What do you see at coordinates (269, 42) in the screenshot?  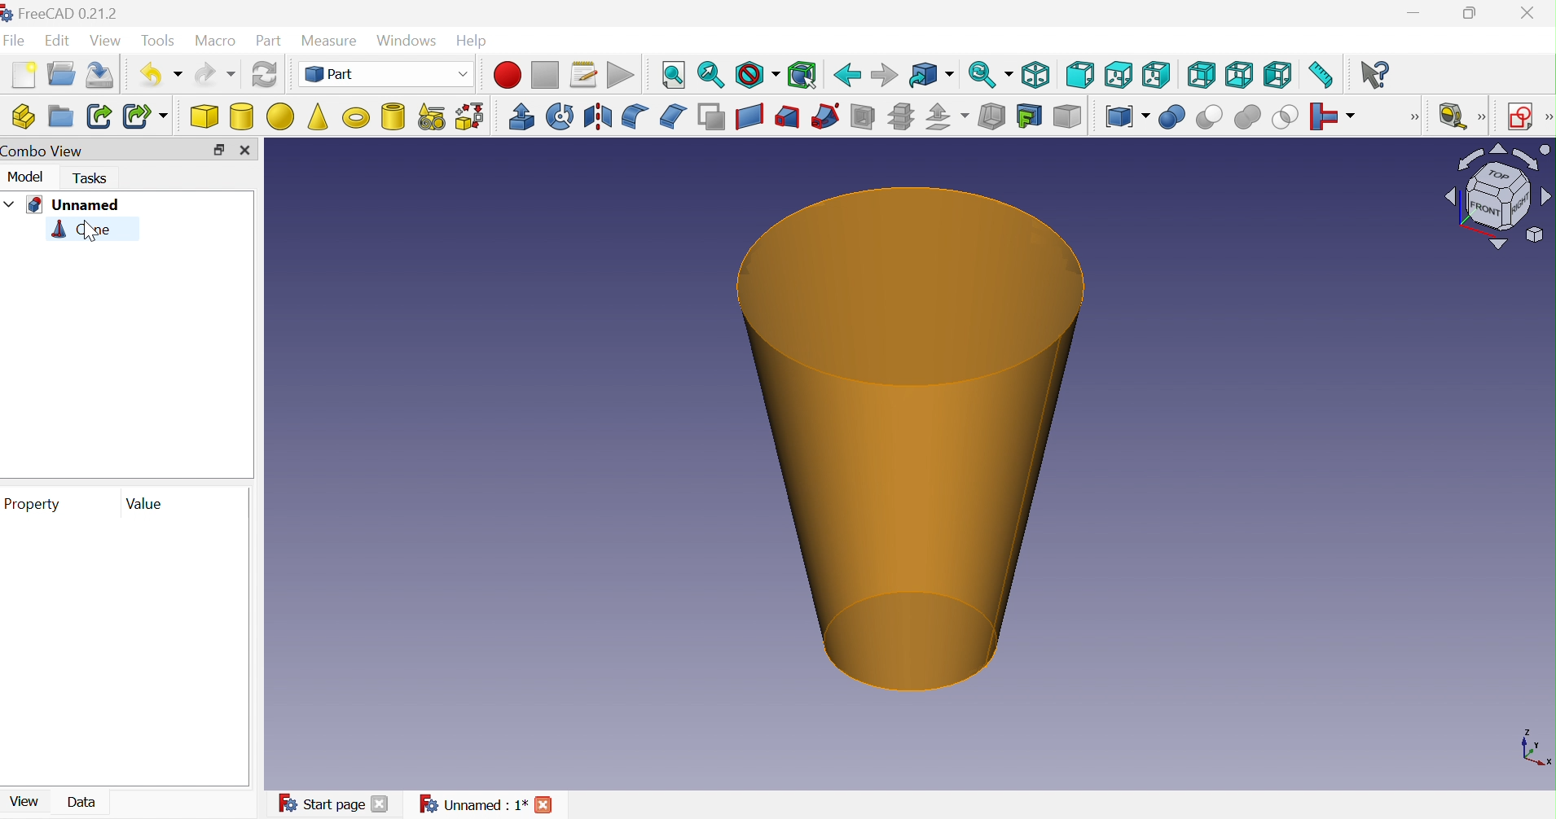 I see `Part` at bounding box center [269, 42].